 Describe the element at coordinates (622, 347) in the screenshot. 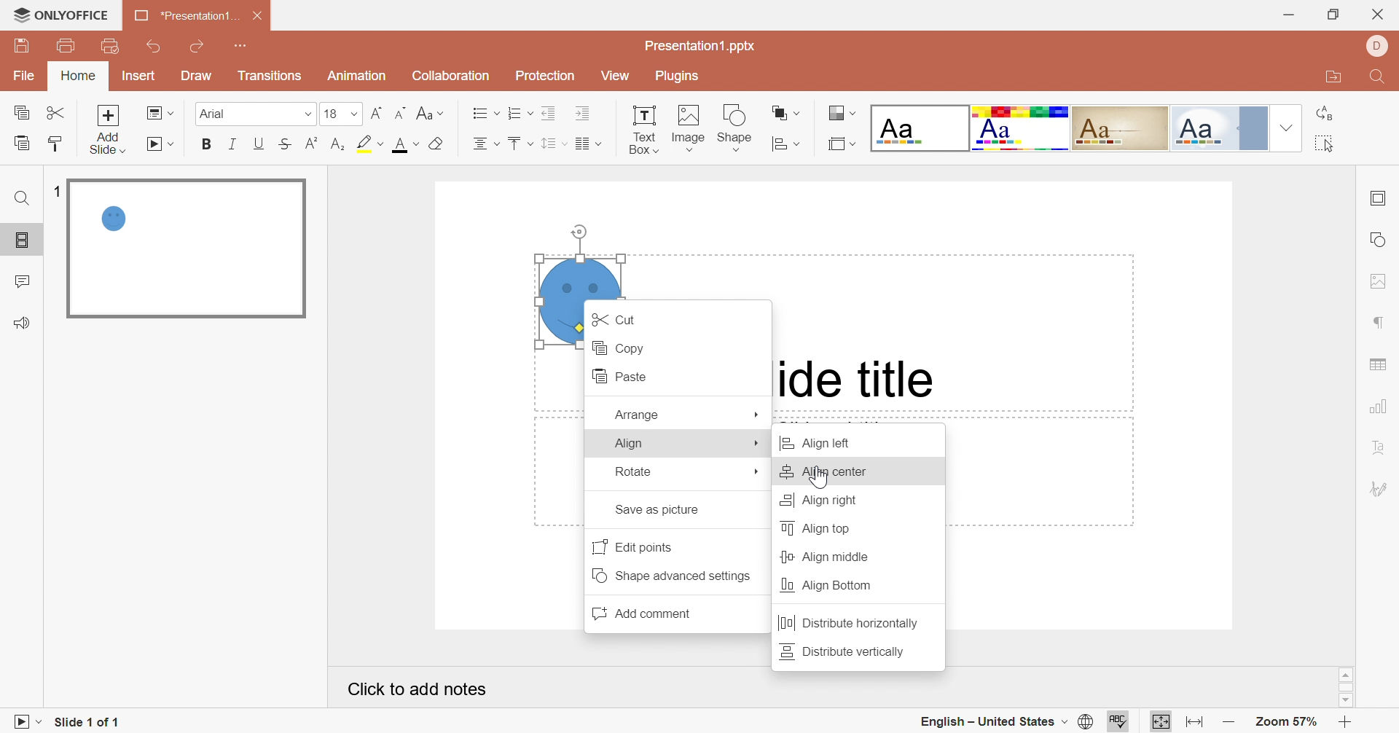

I see `Copy` at that location.